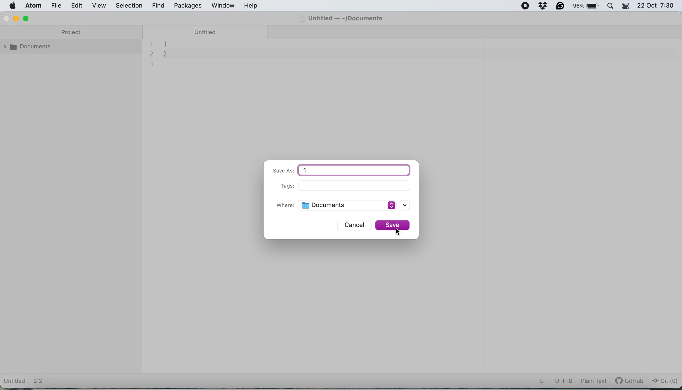 This screenshot has height=390, width=682. Describe the element at coordinates (564, 381) in the screenshot. I see `utf-8` at that location.